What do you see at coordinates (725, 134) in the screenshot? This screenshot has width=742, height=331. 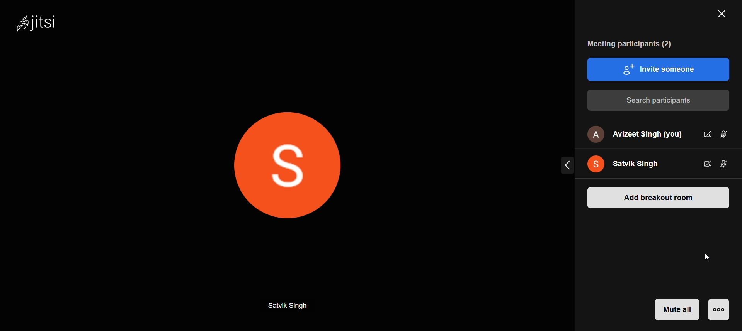 I see `mic status` at bounding box center [725, 134].